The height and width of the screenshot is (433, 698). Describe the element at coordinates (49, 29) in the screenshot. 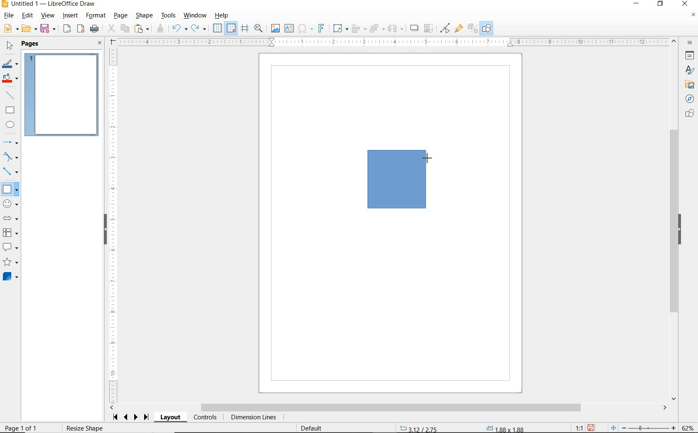

I see `SAVE` at that location.